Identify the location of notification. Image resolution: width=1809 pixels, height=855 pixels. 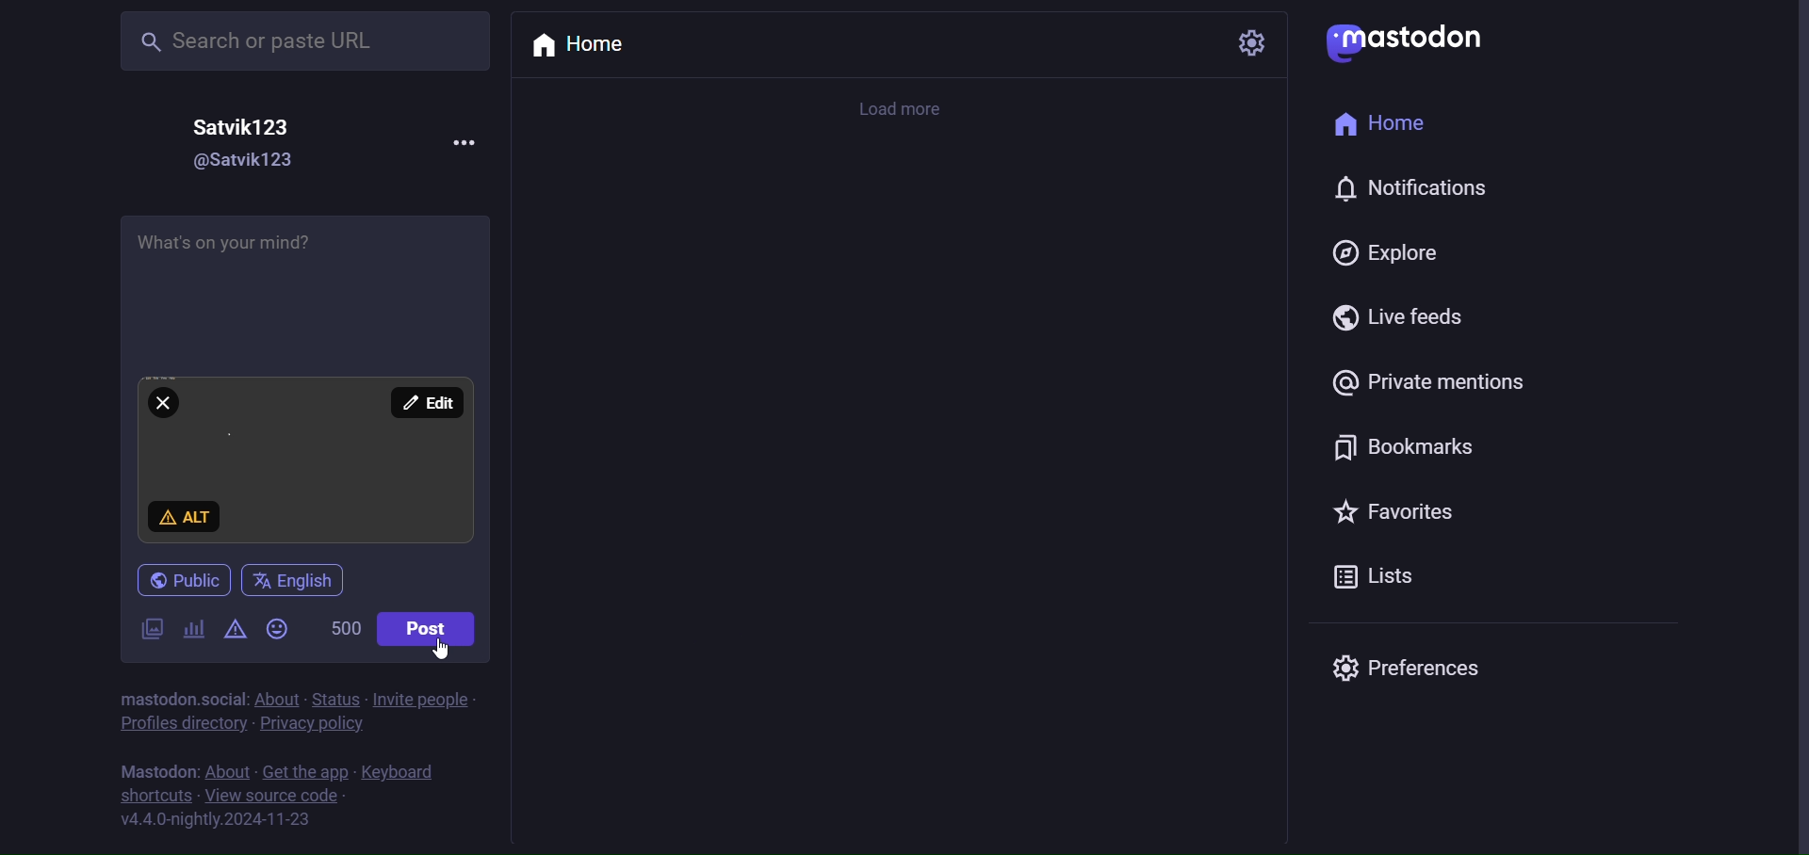
(1408, 186).